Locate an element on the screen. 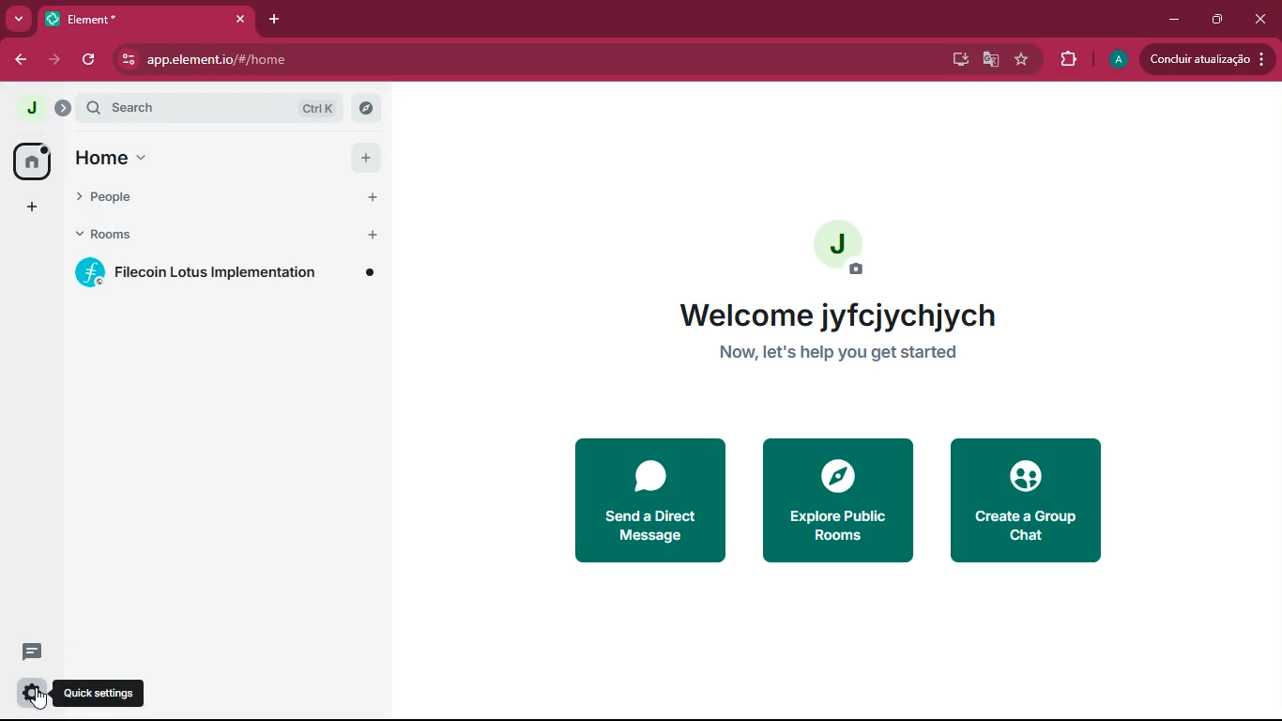 The width and height of the screenshot is (1282, 721). quick settings is located at coordinates (99, 693).